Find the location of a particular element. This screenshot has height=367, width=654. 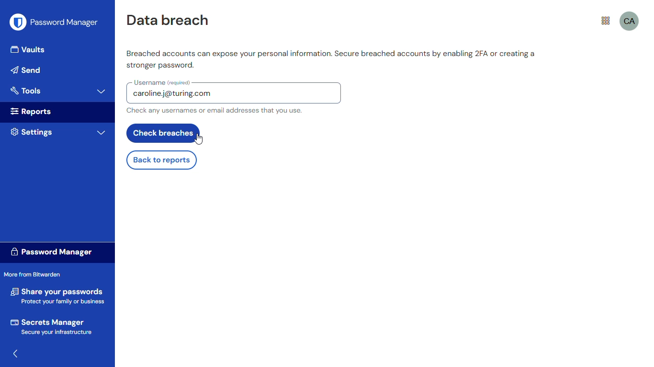

reports is located at coordinates (32, 112).